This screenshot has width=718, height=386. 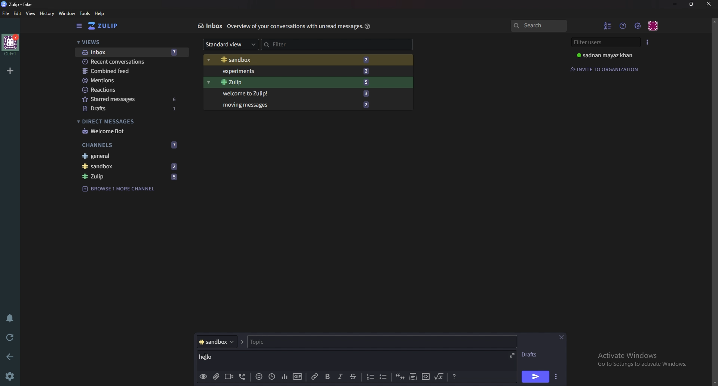 What do you see at coordinates (9, 358) in the screenshot?
I see `back` at bounding box center [9, 358].